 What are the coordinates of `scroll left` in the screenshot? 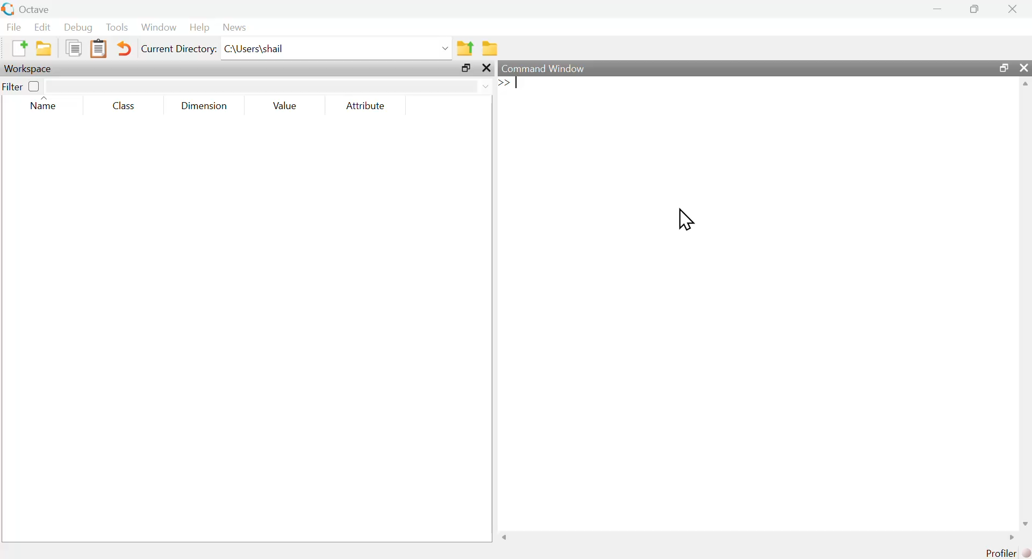 It's located at (506, 538).